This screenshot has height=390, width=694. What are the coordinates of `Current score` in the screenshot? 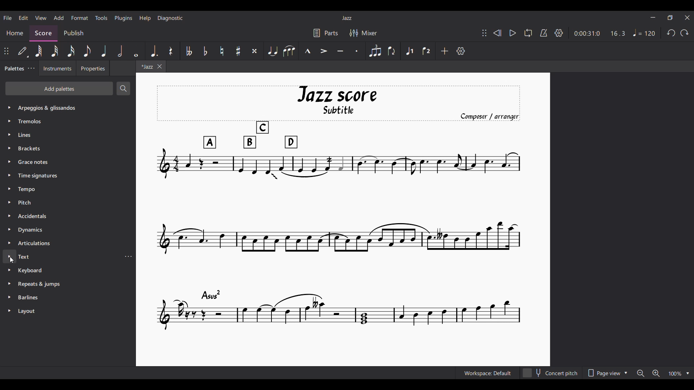 It's located at (338, 208).